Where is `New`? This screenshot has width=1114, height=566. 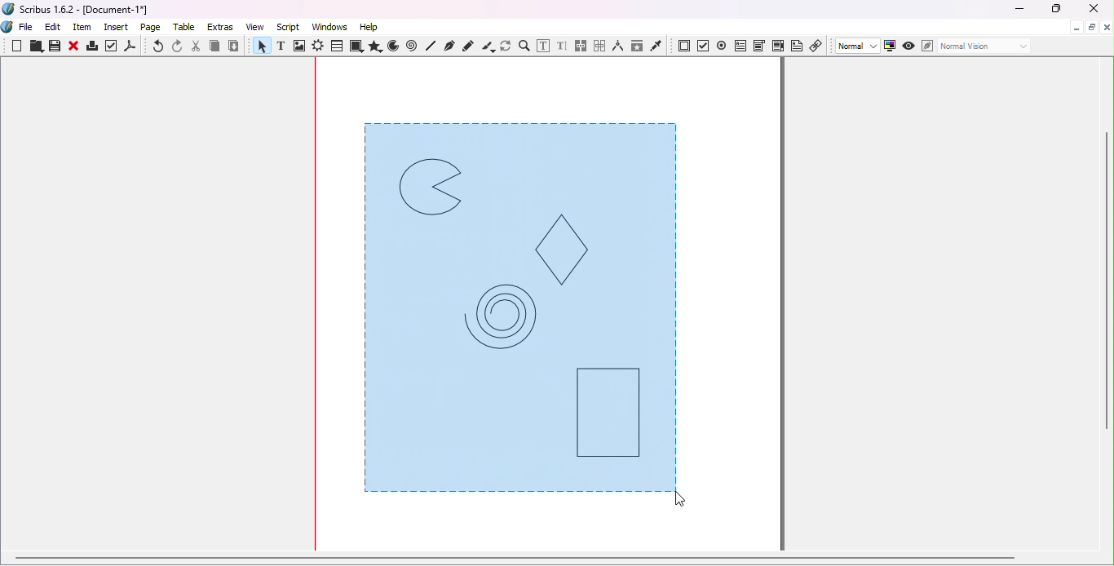
New is located at coordinates (17, 46).